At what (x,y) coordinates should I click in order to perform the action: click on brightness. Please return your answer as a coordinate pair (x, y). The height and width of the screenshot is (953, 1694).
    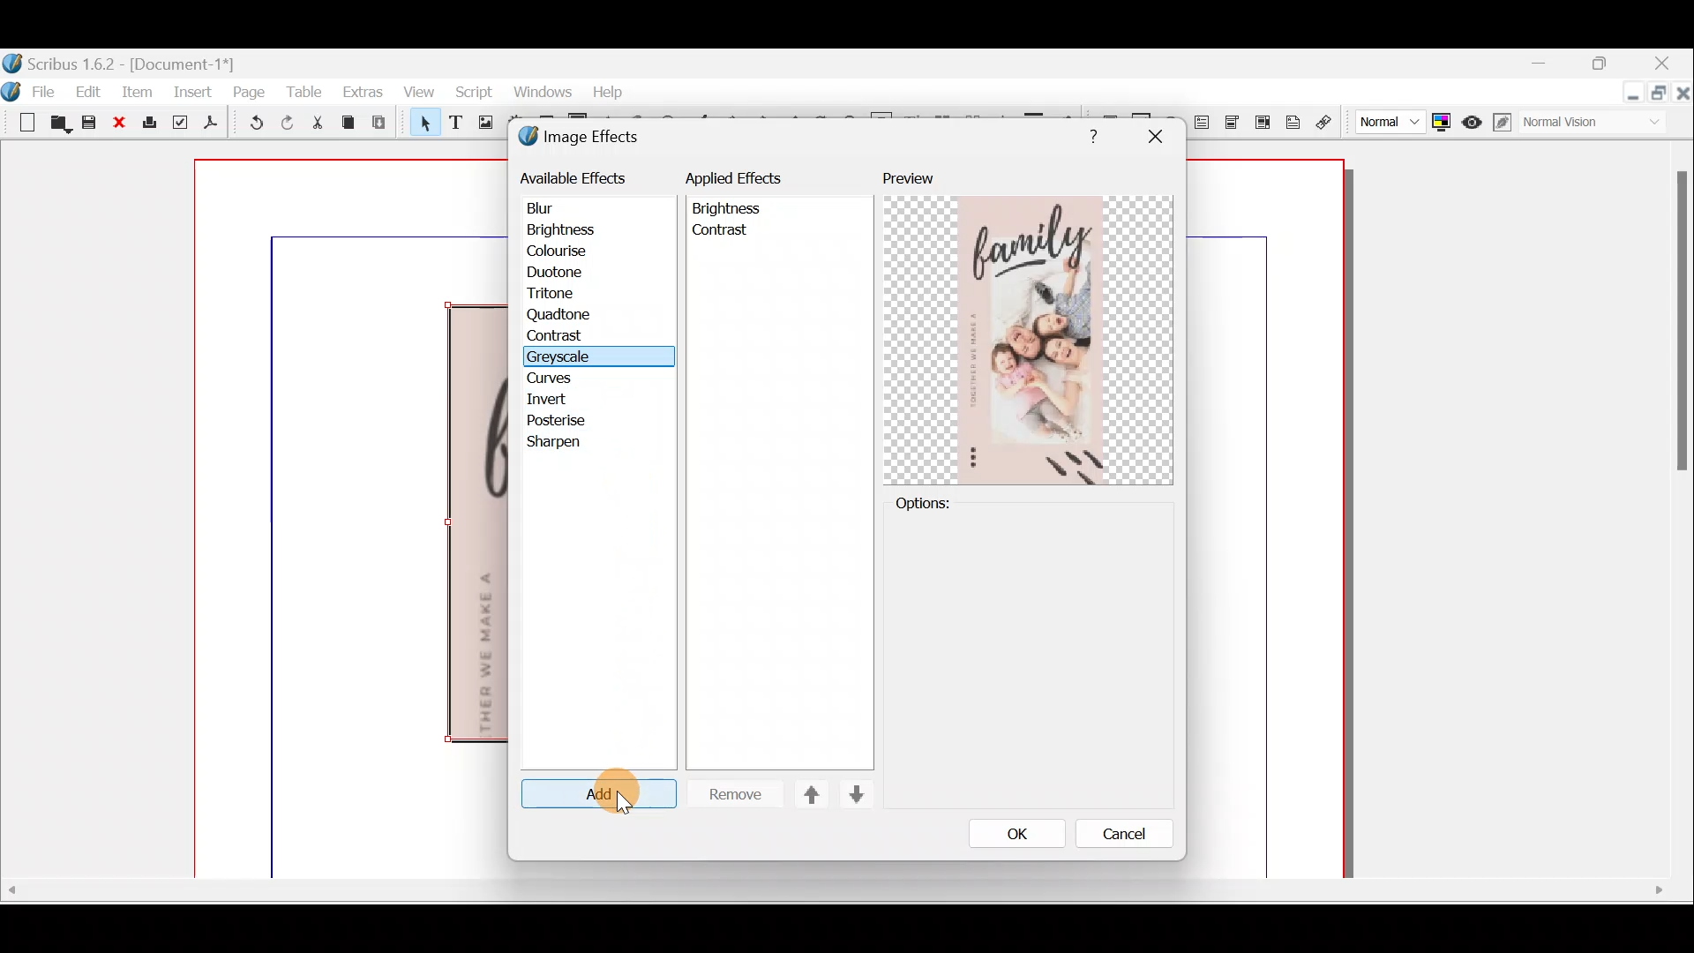
    Looking at the image, I should click on (568, 229).